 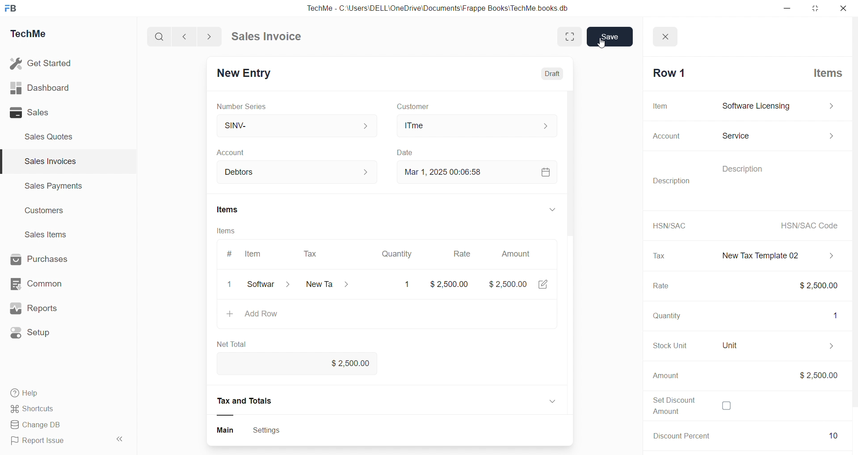 I want to click on 8 Sales, so click(x=31, y=112).